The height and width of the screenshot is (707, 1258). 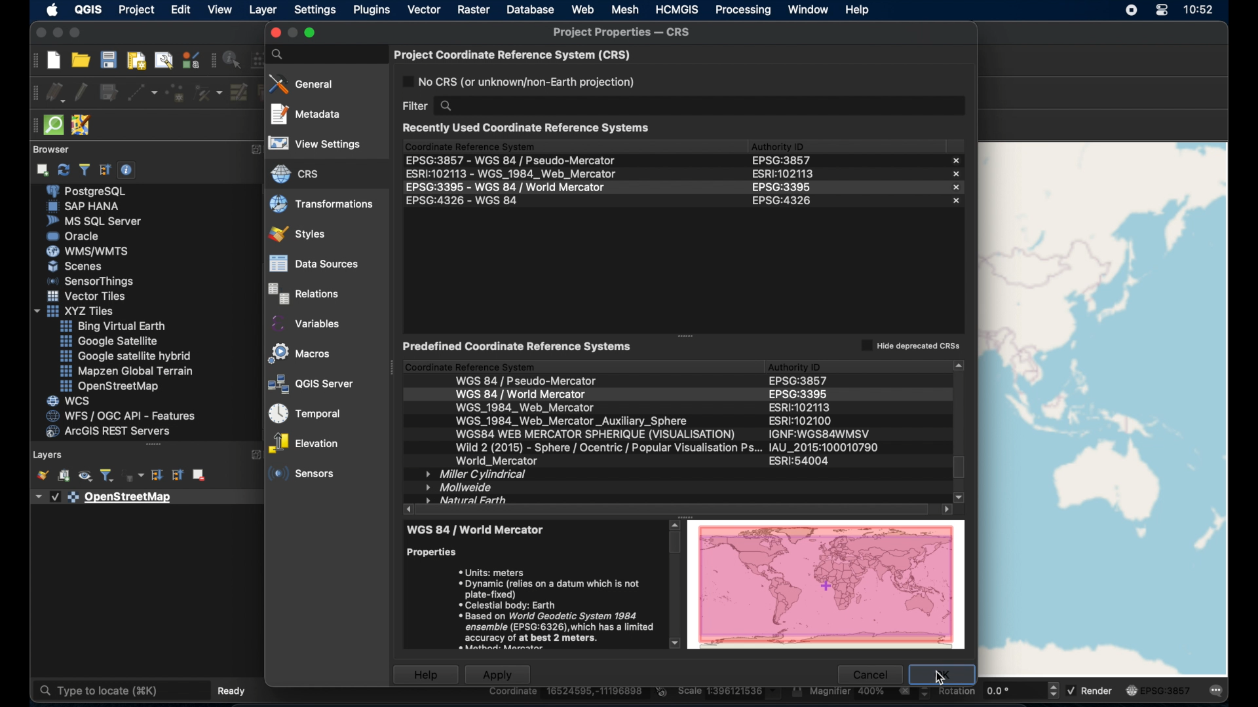 I want to click on styles, so click(x=310, y=234).